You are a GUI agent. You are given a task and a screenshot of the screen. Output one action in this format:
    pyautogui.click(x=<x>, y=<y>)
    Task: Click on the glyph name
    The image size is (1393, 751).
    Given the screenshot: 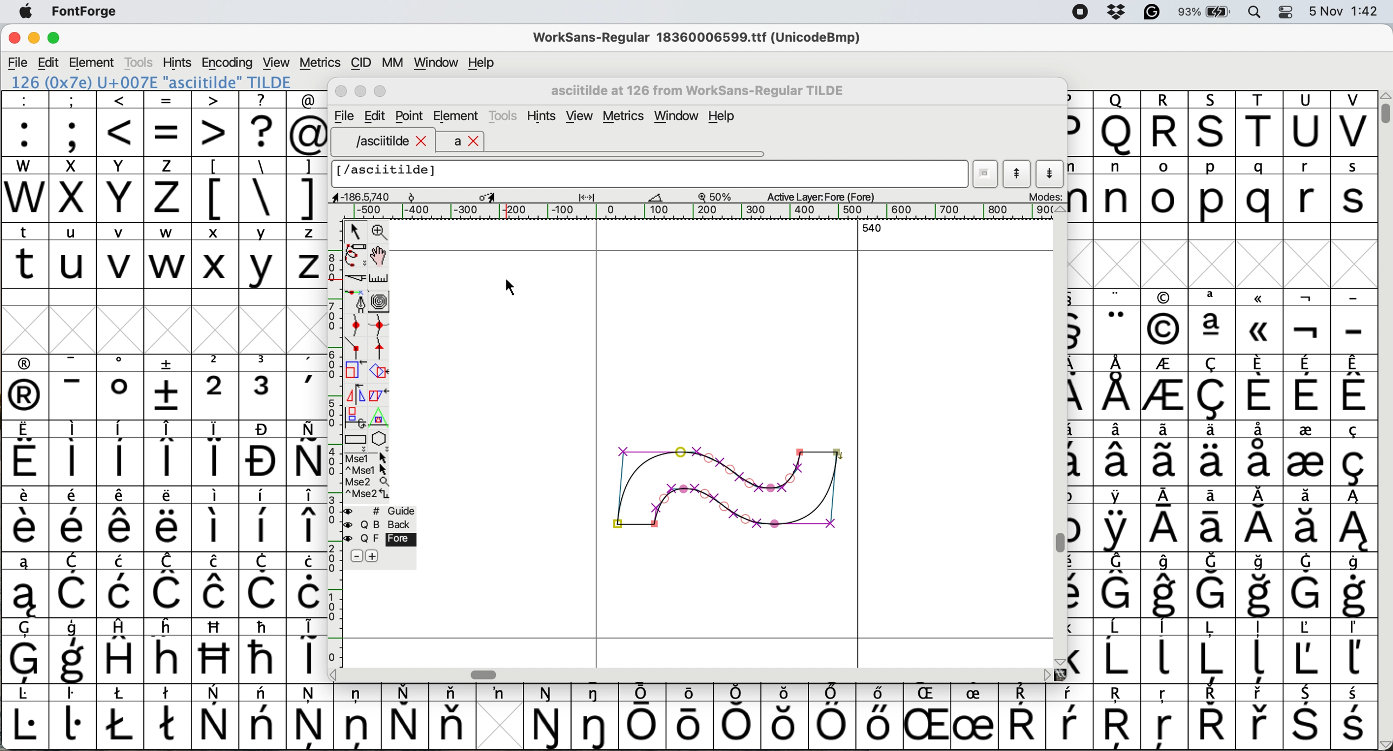 What is the action you would take?
    pyautogui.click(x=651, y=174)
    